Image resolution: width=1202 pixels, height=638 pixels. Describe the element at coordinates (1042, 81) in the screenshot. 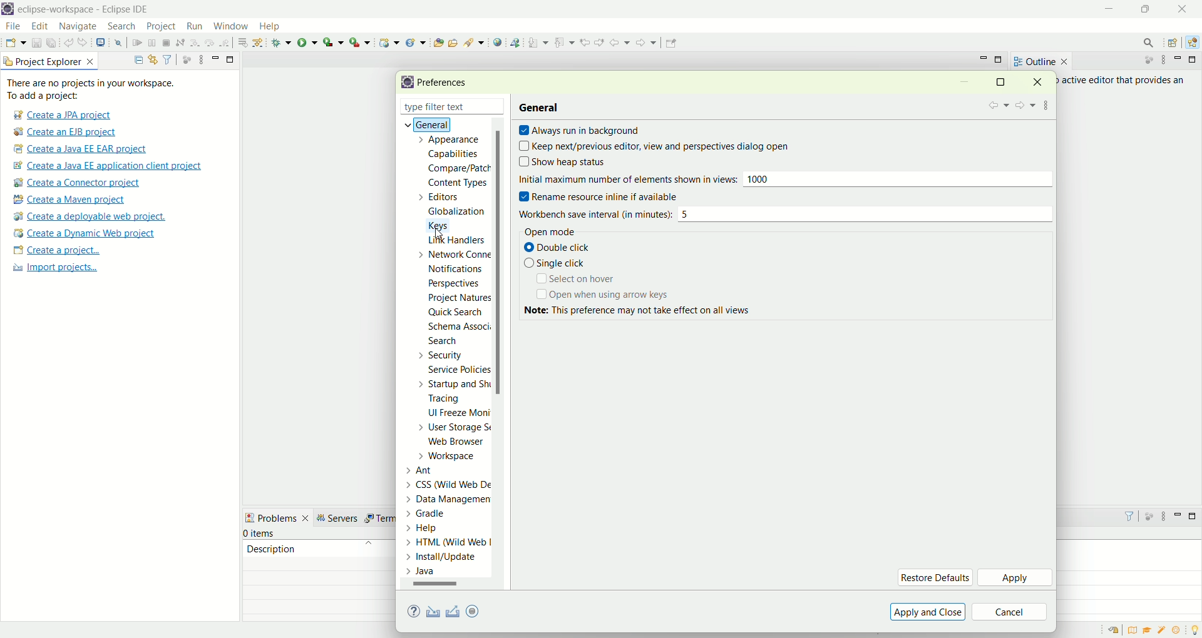

I see `close` at that location.